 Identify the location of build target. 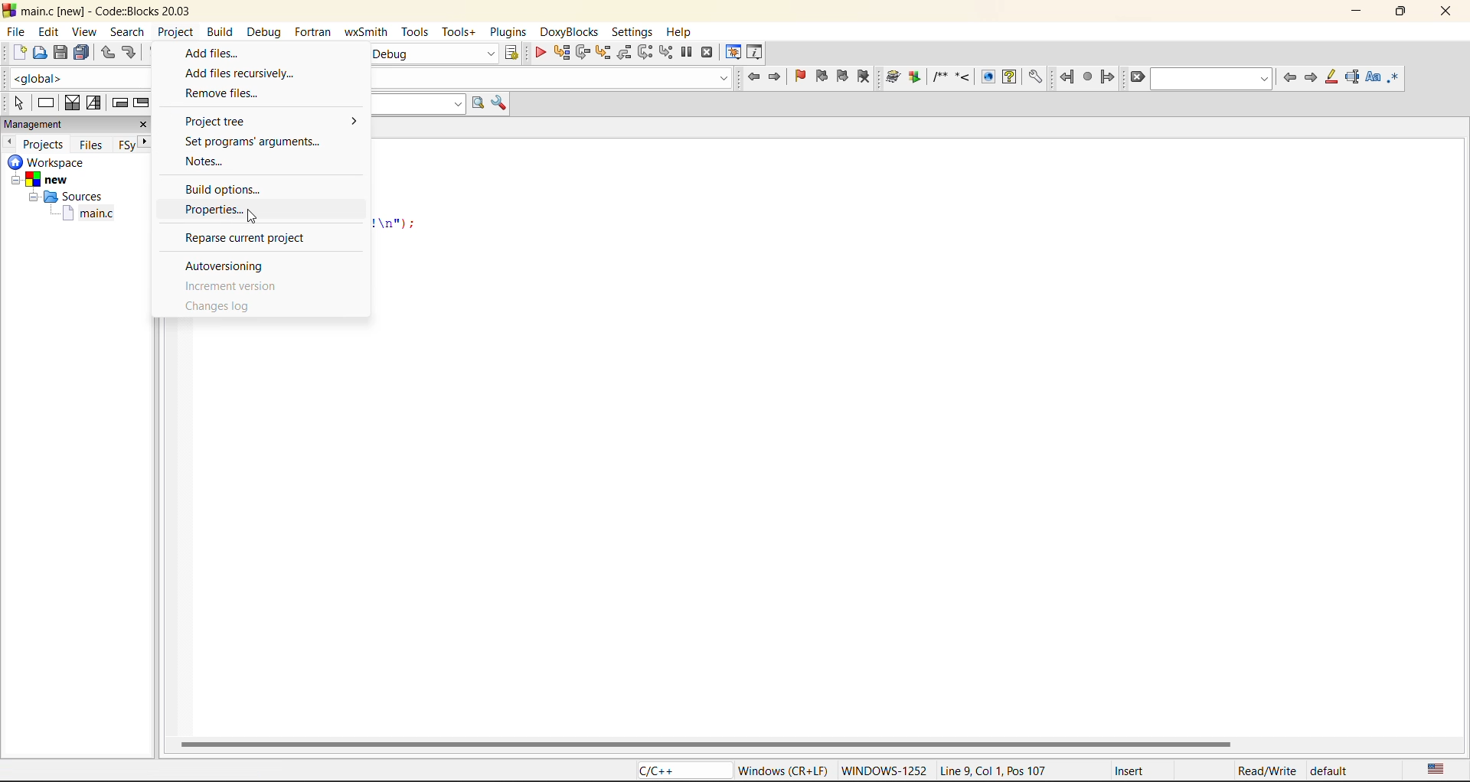
(430, 54).